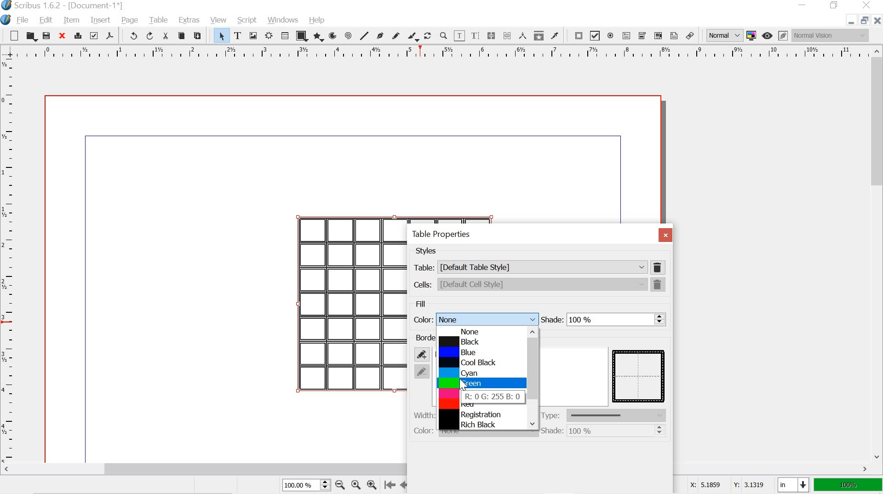 The width and height of the screenshot is (883, 494). Describe the element at coordinates (847, 22) in the screenshot. I see `minimize` at that location.